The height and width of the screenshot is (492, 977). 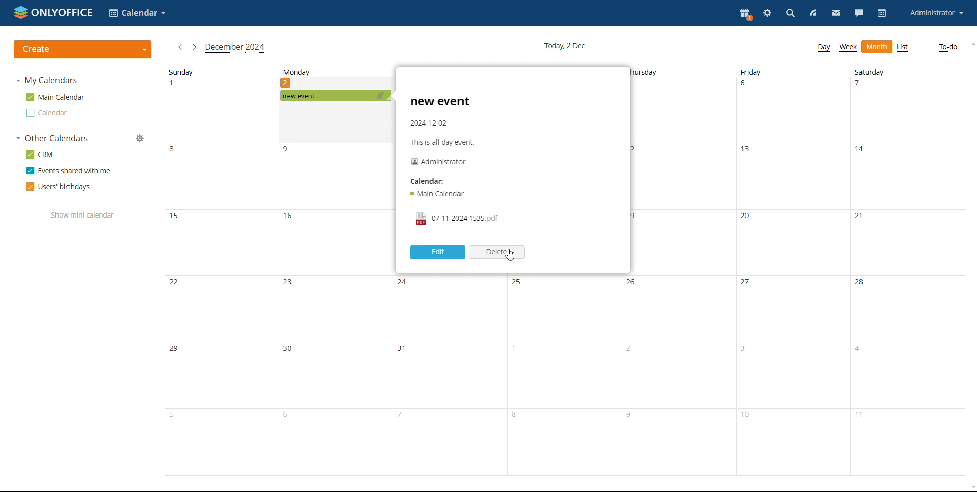 What do you see at coordinates (287, 82) in the screenshot?
I see `2` at bounding box center [287, 82].